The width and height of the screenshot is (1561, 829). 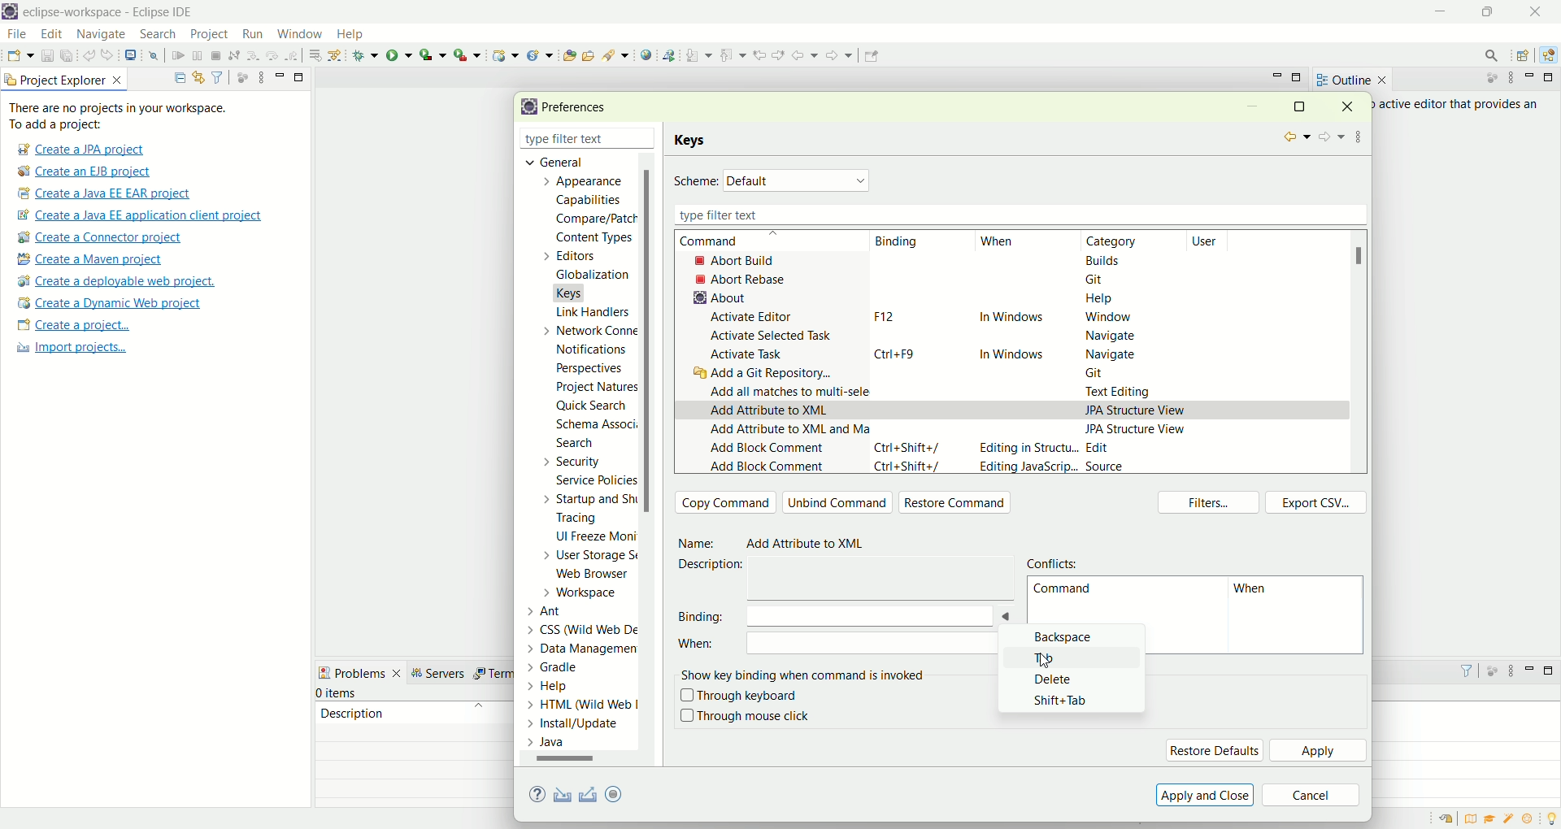 What do you see at coordinates (1491, 670) in the screenshot?
I see `focus on active task` at bounding box center [1491, 670].